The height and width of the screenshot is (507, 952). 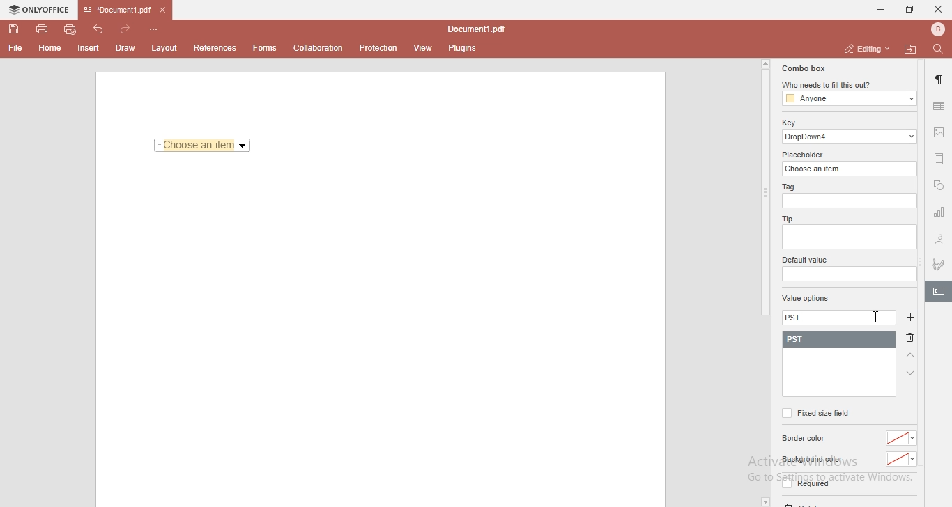 What do you see at coordinates (913, 339) in the screenshot?
I see `delete` at bounding box center [913, 339].